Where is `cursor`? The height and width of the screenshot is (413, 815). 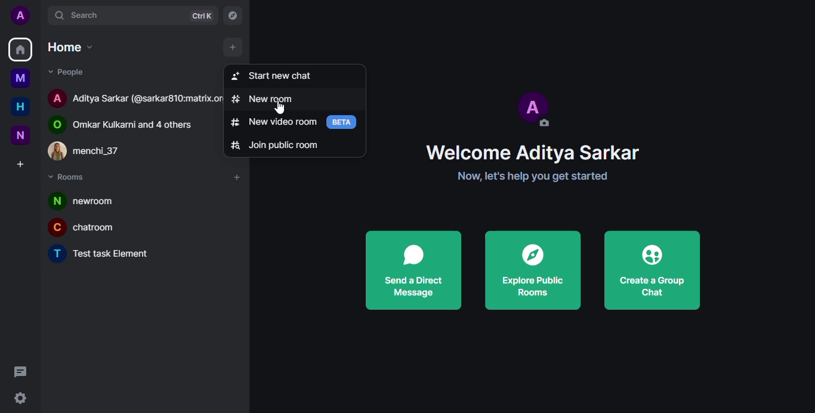 cursor is located at coordinates (226, 49).